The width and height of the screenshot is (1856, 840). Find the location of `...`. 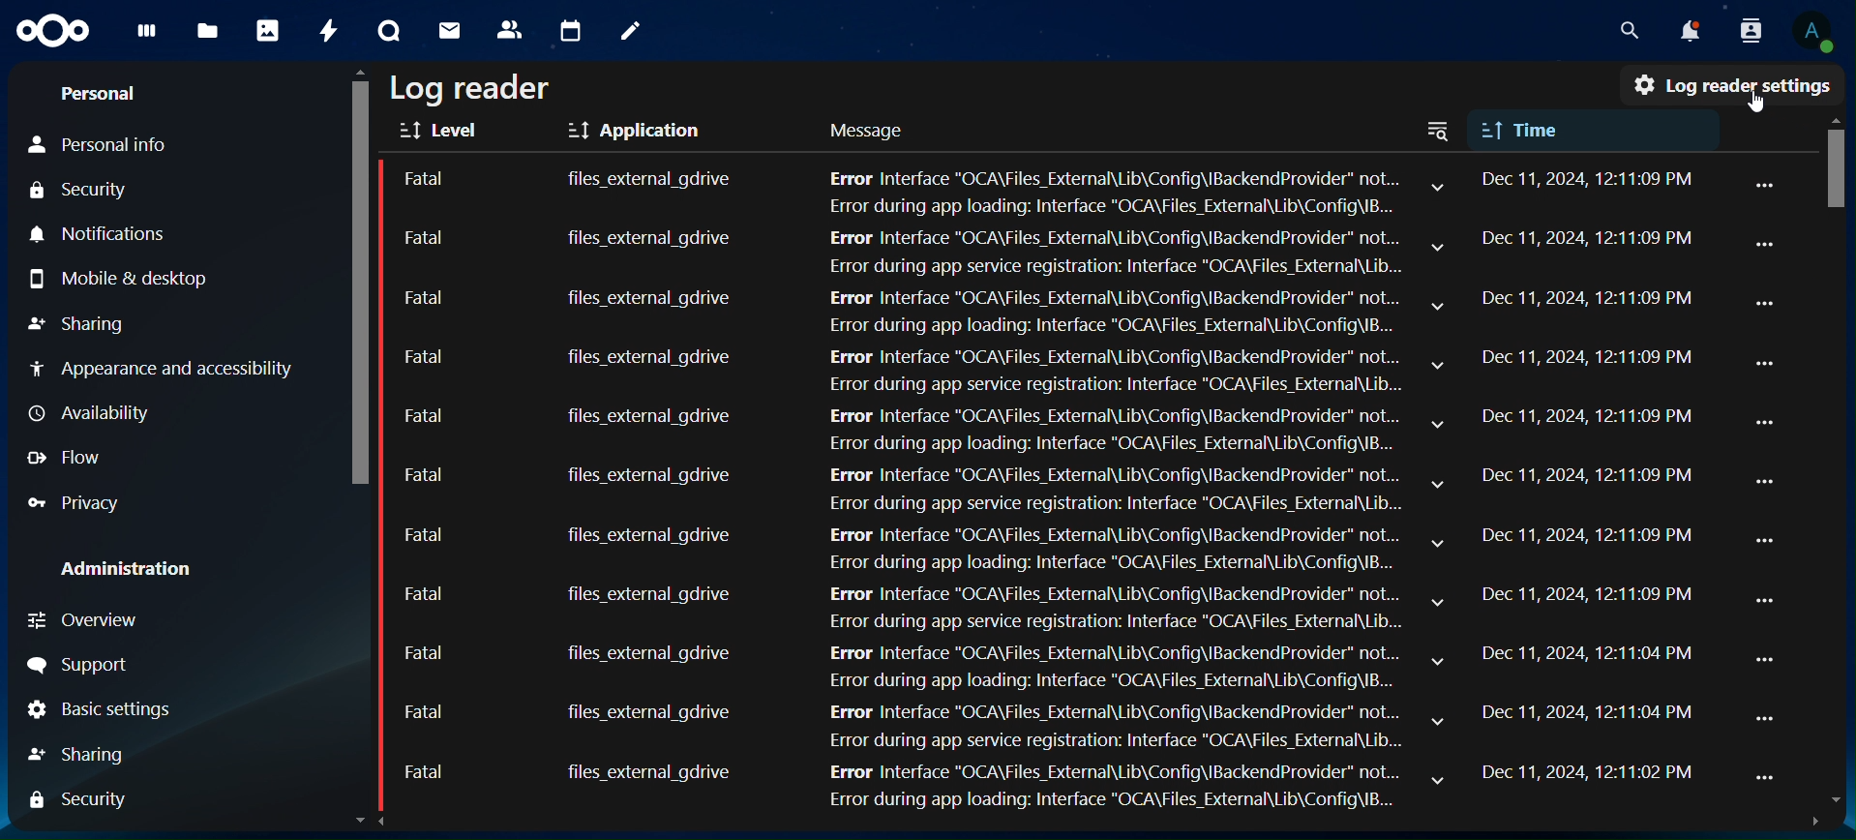

... is located at coordinates (1769, 425).